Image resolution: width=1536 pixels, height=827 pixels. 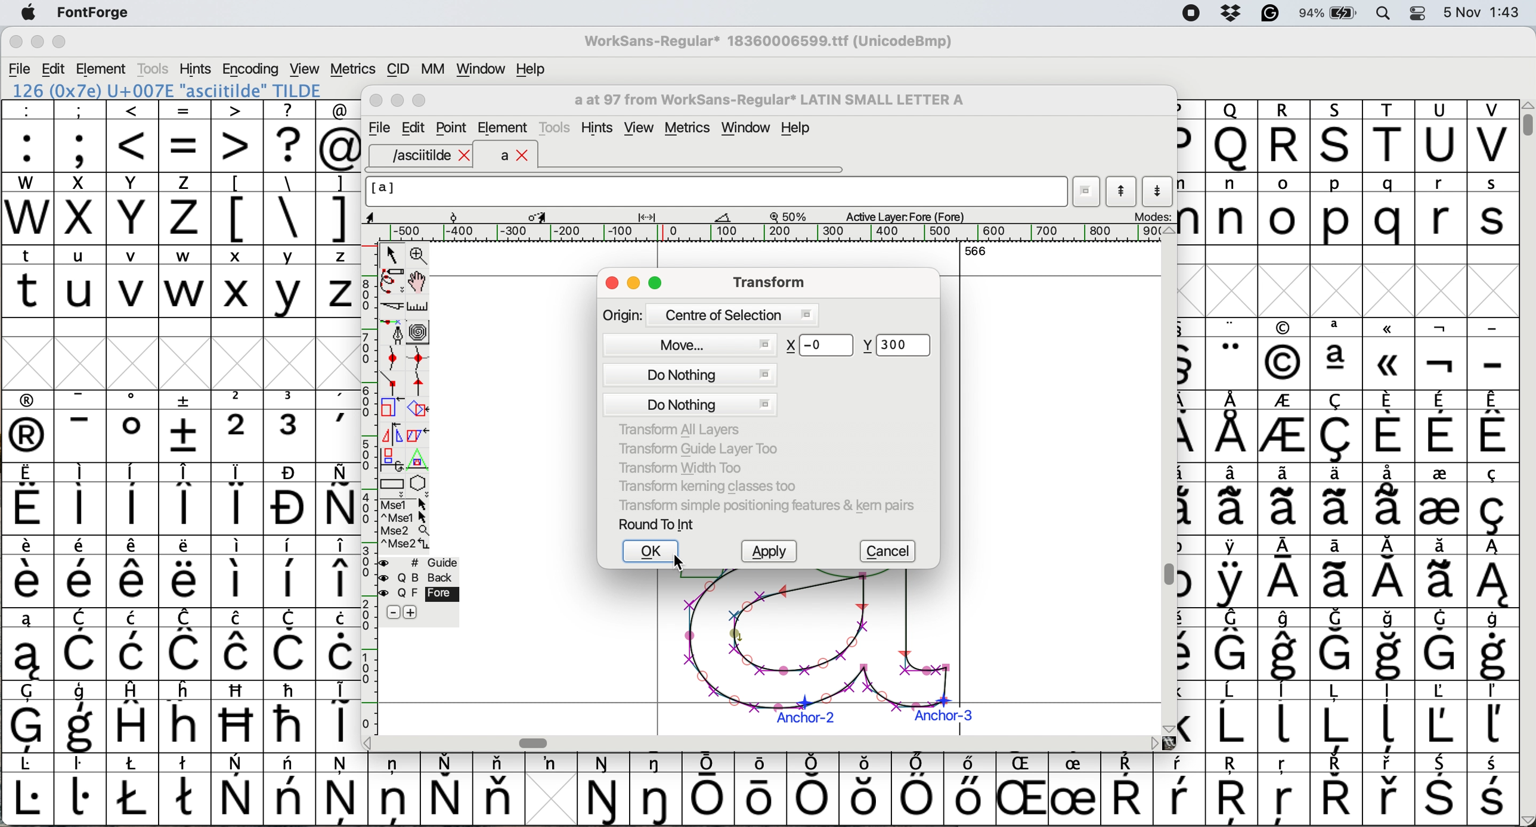 I want to click on tools, so click(x=152, y=69).